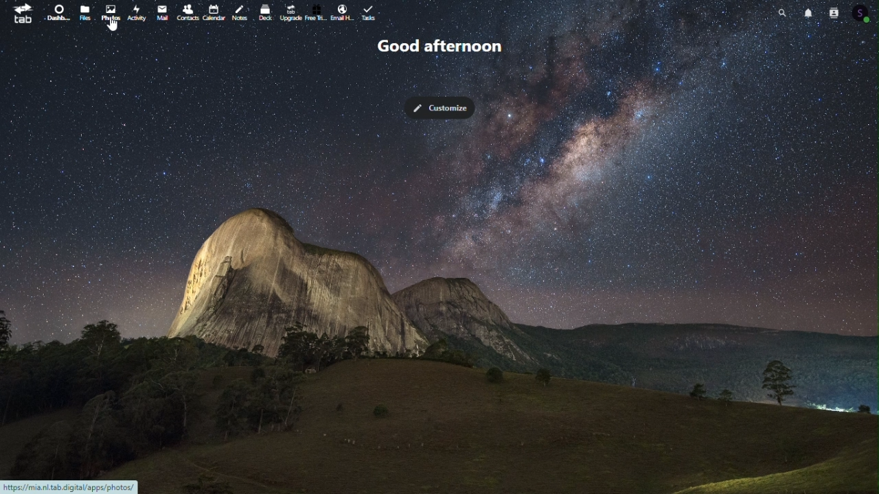 The image size is (879, 494). I want to click on Customize, so click(445, 107).